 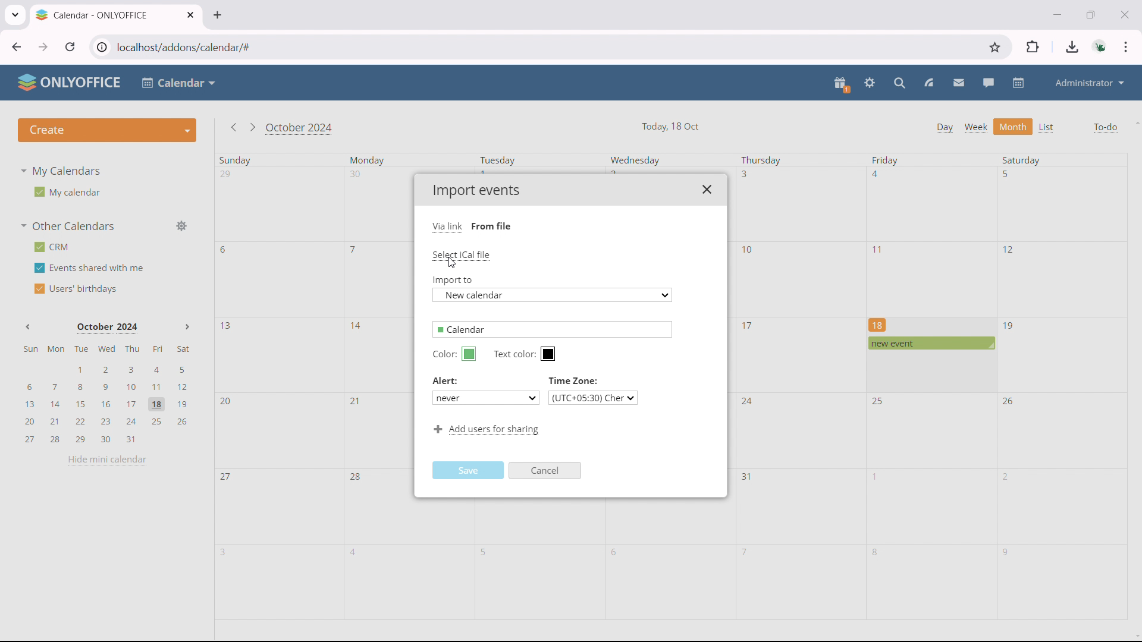 I want to click on never, so click(x=485, y=397).